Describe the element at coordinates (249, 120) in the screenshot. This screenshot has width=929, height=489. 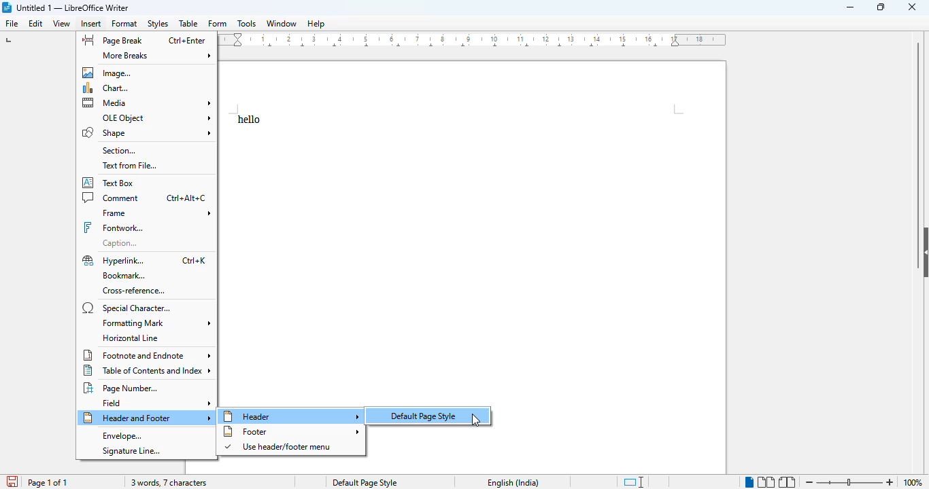
I see `text` at that location.